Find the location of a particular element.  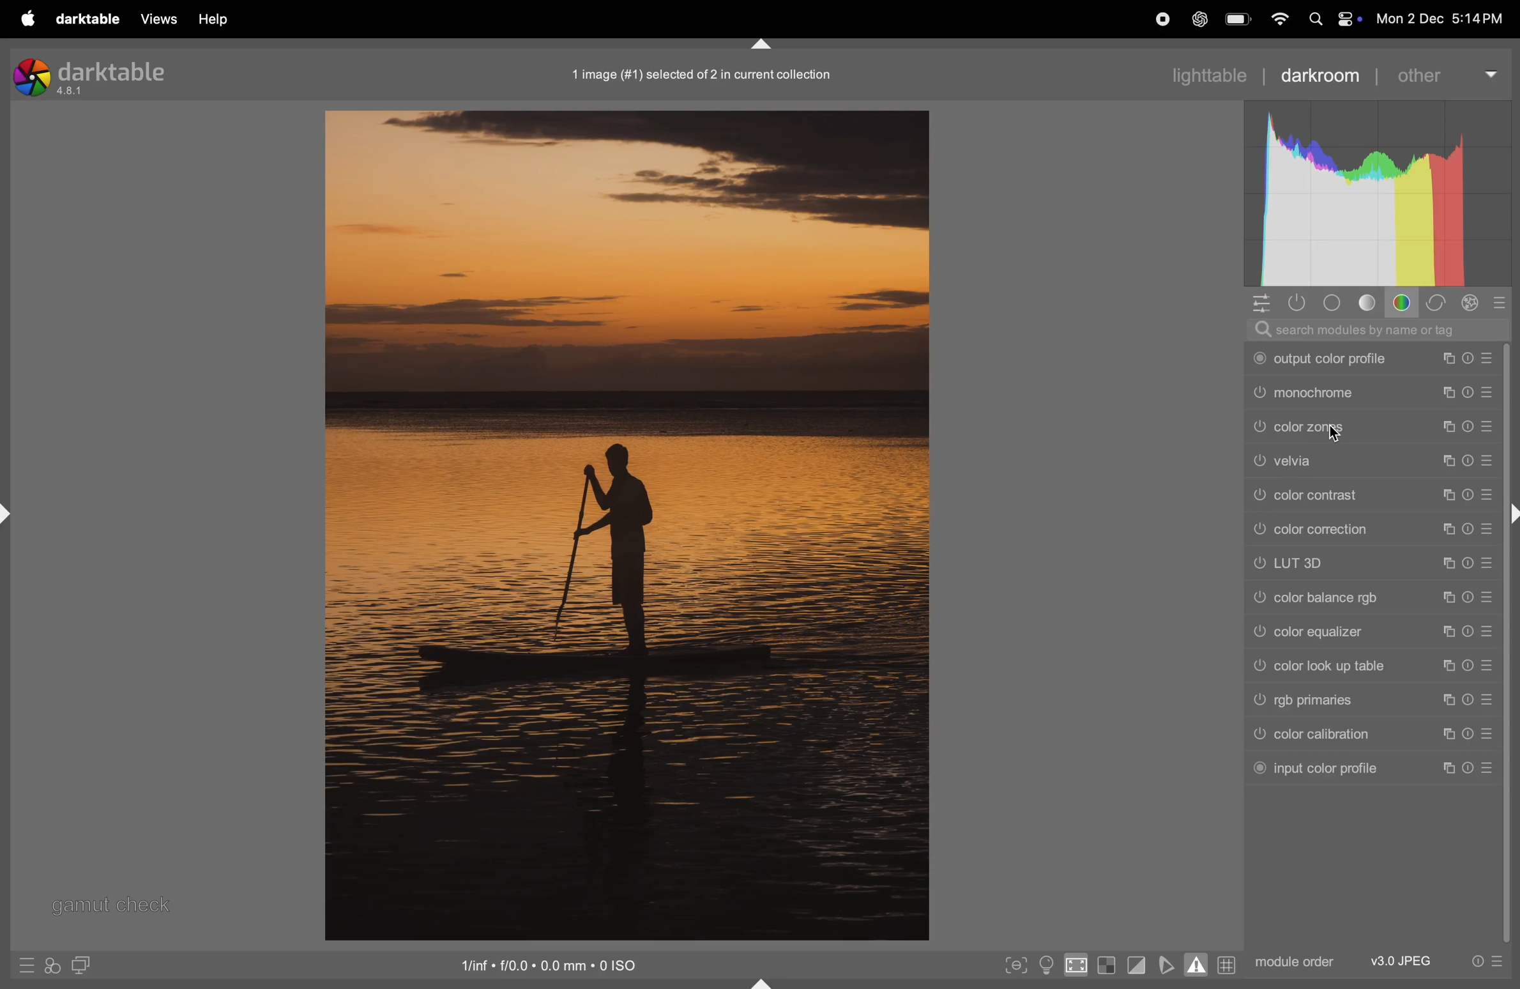

Copy is located at coordinates (1445, 563).